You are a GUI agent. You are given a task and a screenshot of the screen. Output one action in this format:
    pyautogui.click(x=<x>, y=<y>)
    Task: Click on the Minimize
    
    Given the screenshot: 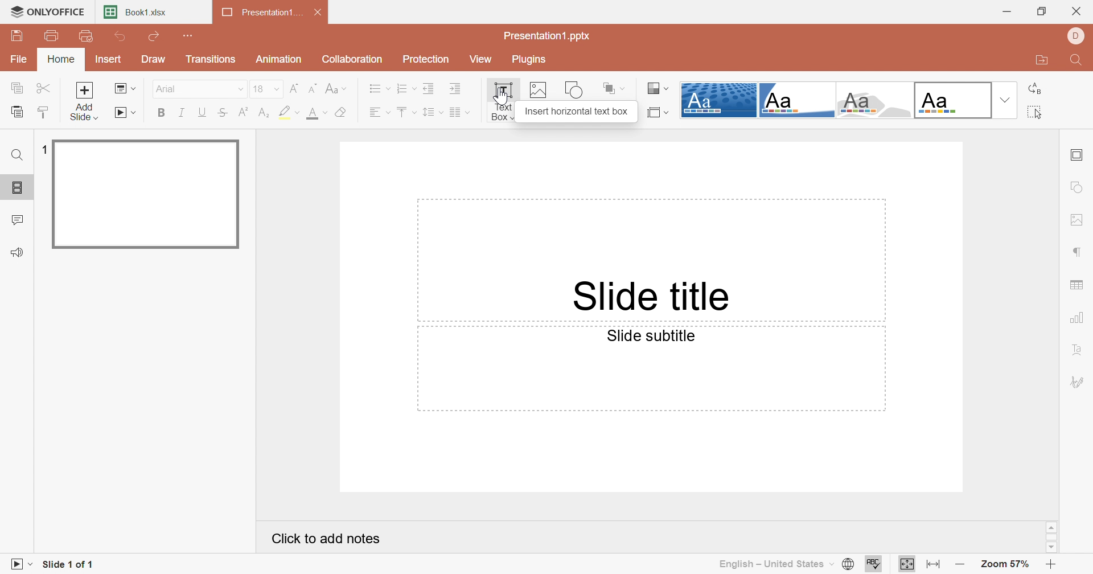 What is the action you would take?
    pyautogui.click(x=1008, y=10)
    